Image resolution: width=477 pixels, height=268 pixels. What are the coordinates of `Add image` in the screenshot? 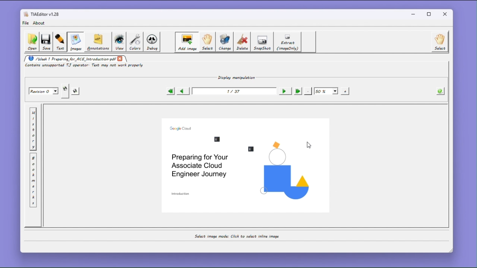 It's located at (186, 42).